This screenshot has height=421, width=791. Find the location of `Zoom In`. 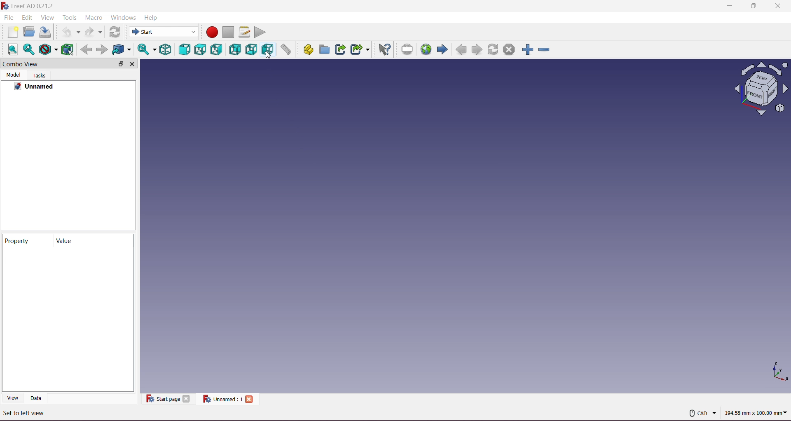

Zoom In is located at coordinates (528, 49).